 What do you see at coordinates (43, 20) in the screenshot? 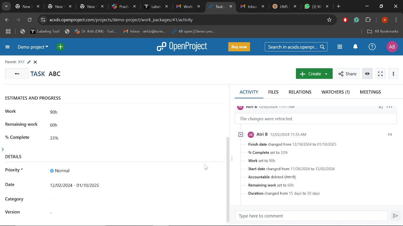
I see `Cite info` at bounding box center [43, 20].